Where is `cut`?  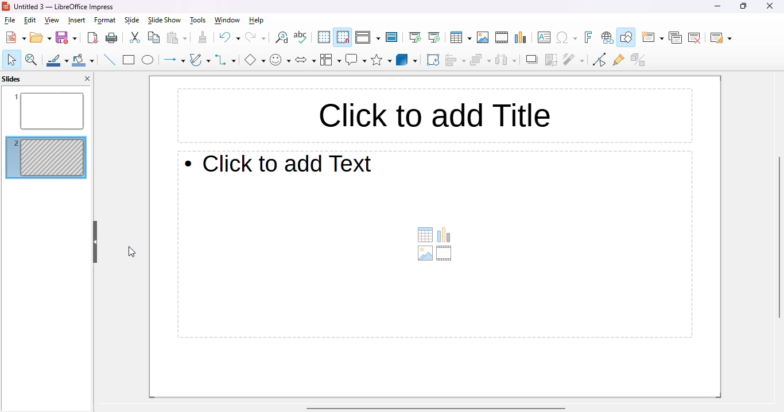 cut is located at coordinates (135, 38).